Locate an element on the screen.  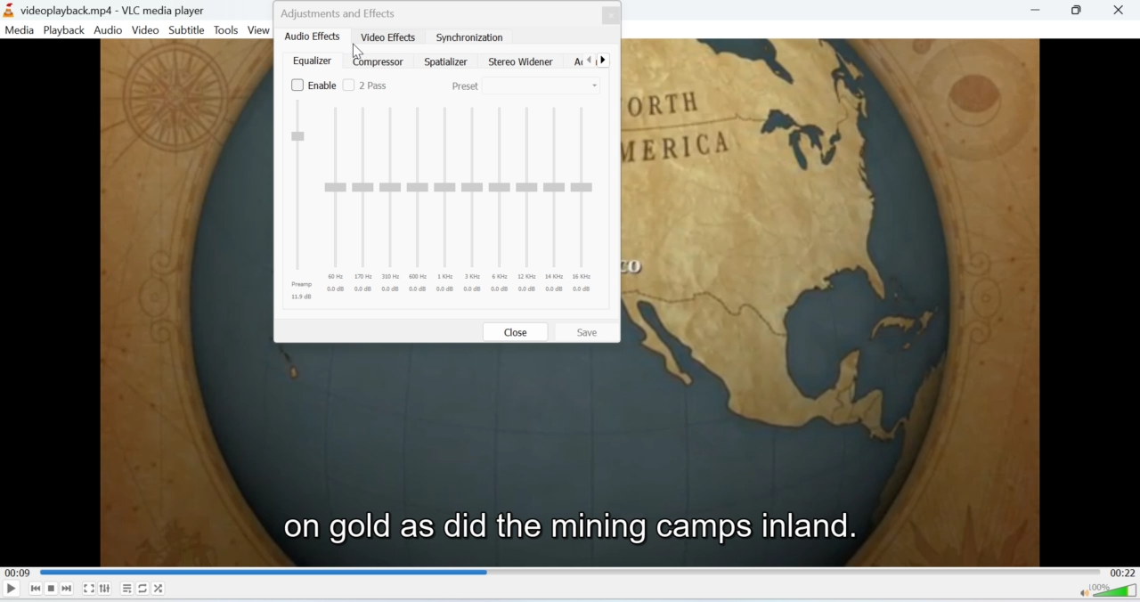
close is located at coordinates (611, 15).